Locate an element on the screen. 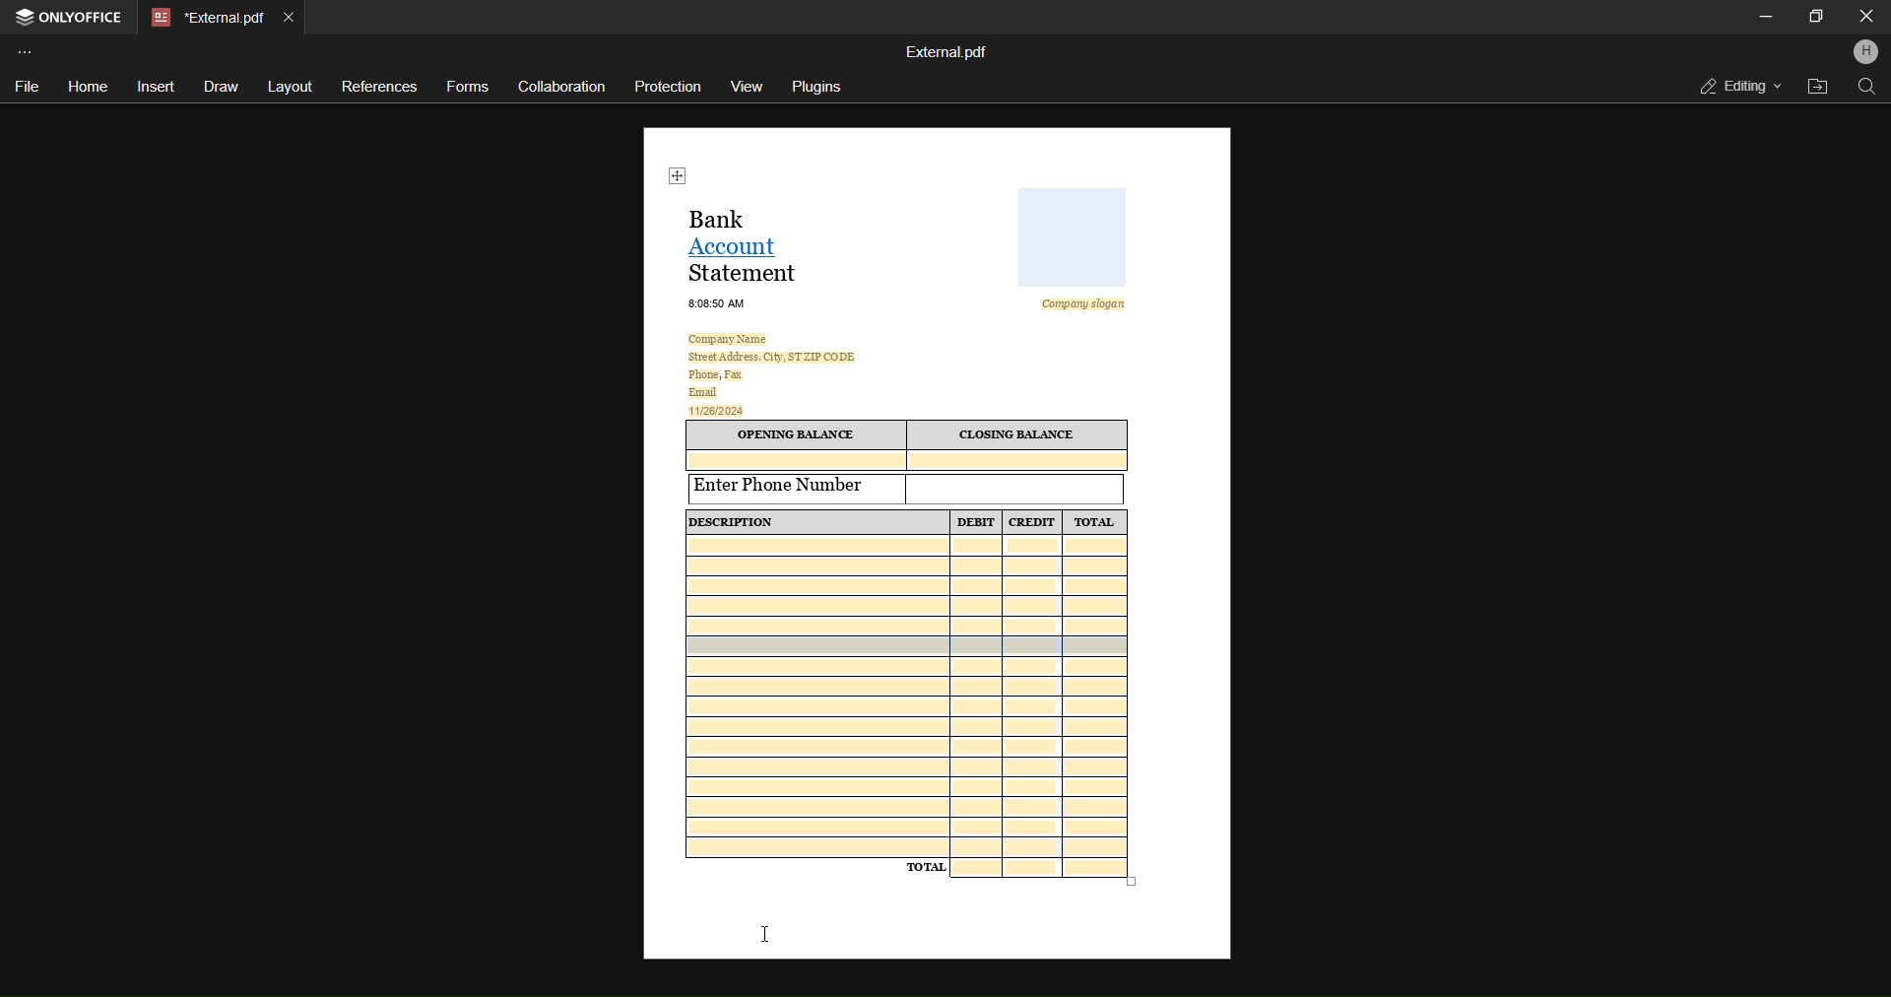 The image size is (1891, 997). TOTAL is located at coordinates (1095, 522).